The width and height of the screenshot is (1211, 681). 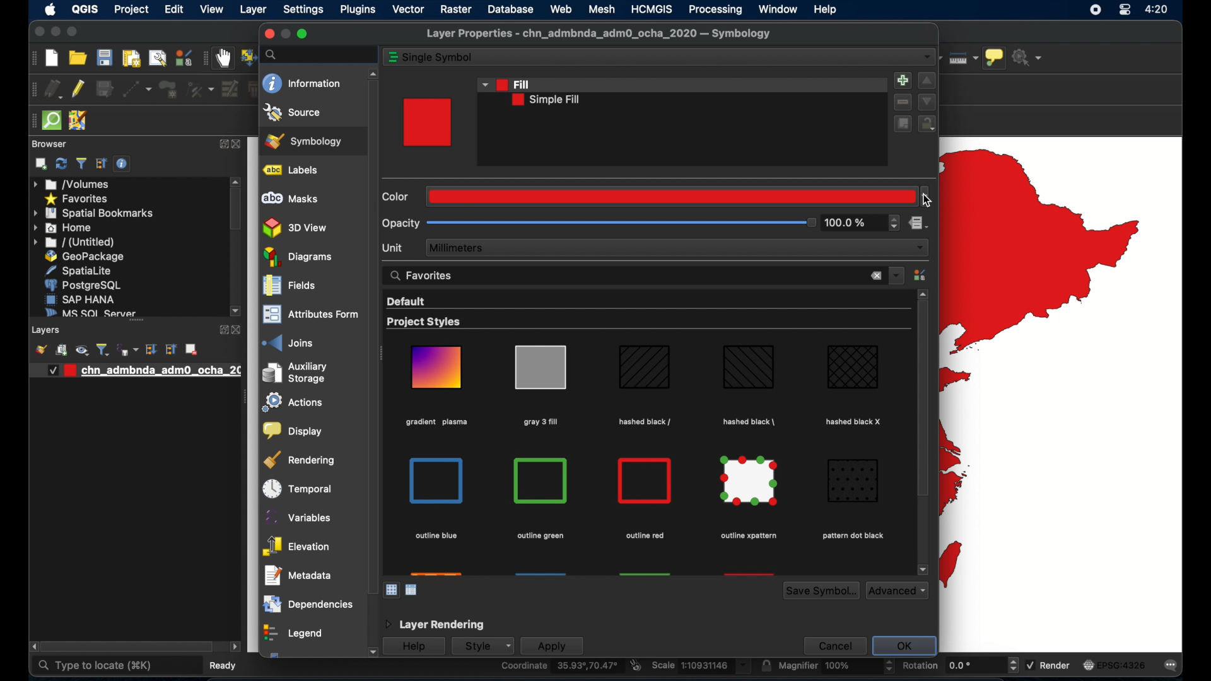 What do you see at coordinates (750, 420) in the screenshot?
I see `hashed black \` at bounding box center [750, 420].